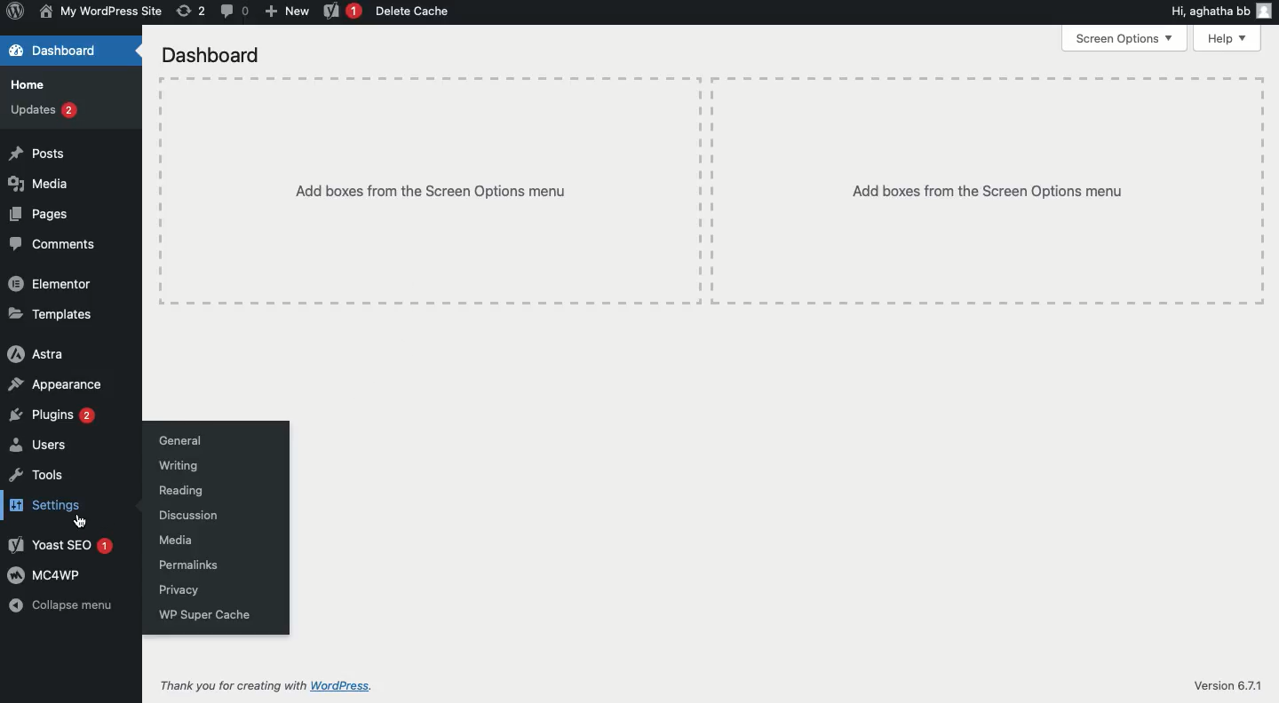 The height and width of the screenshot is (703, 1279). I want to click on Thank you for creating with, so click(225, 681).